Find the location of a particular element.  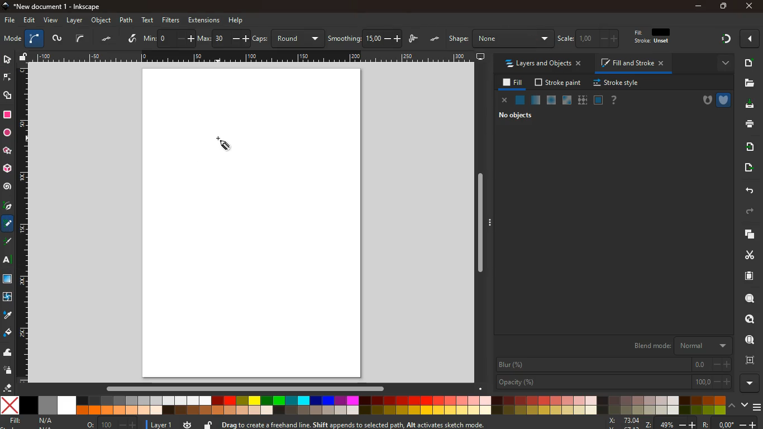

screen is located at coordinates (256, 223).